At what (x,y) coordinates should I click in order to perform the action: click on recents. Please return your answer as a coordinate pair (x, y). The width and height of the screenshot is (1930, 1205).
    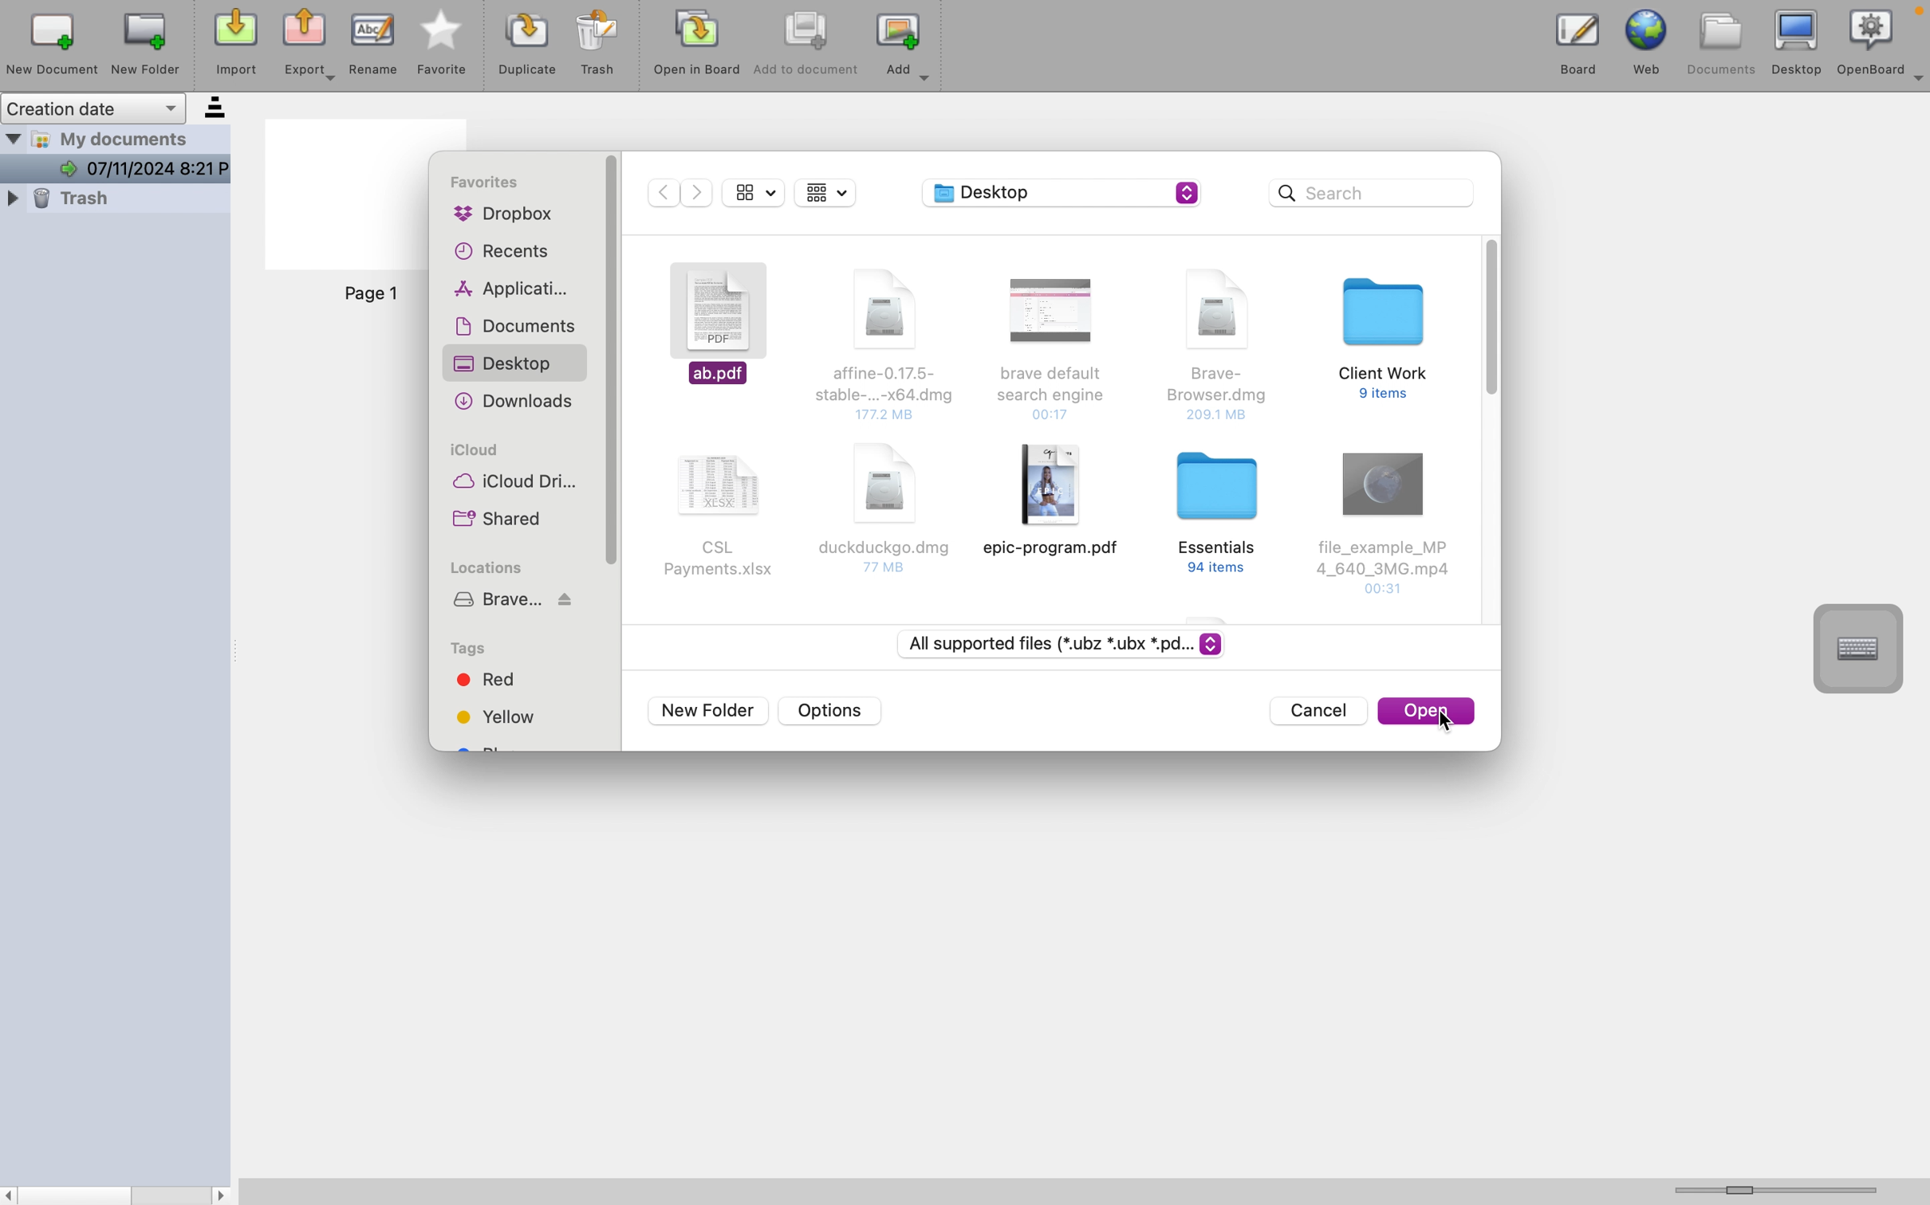
    Looking at the image, I should click on (501, 252).